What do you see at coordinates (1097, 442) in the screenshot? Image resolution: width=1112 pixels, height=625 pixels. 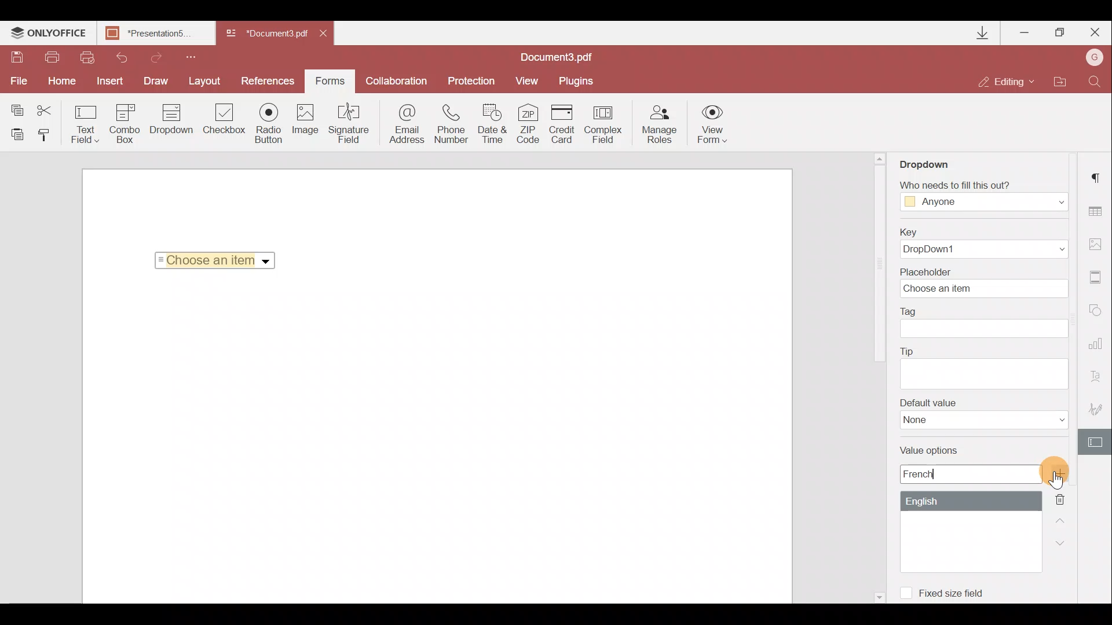 I see `Form settings` at bounding box center [1097, 442].